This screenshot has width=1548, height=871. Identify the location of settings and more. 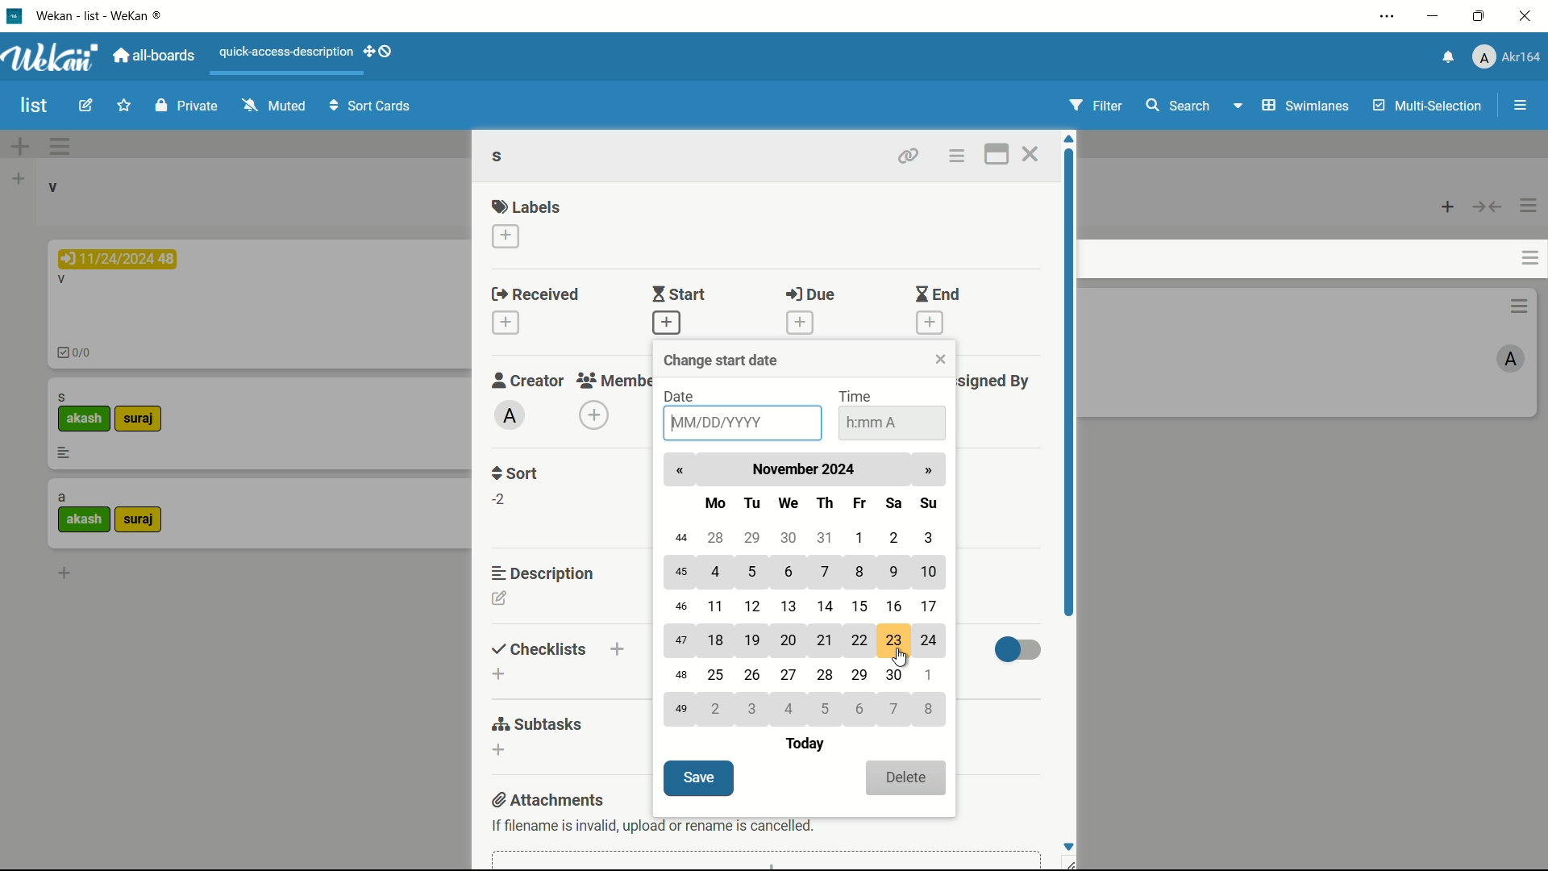
(1390, 16).